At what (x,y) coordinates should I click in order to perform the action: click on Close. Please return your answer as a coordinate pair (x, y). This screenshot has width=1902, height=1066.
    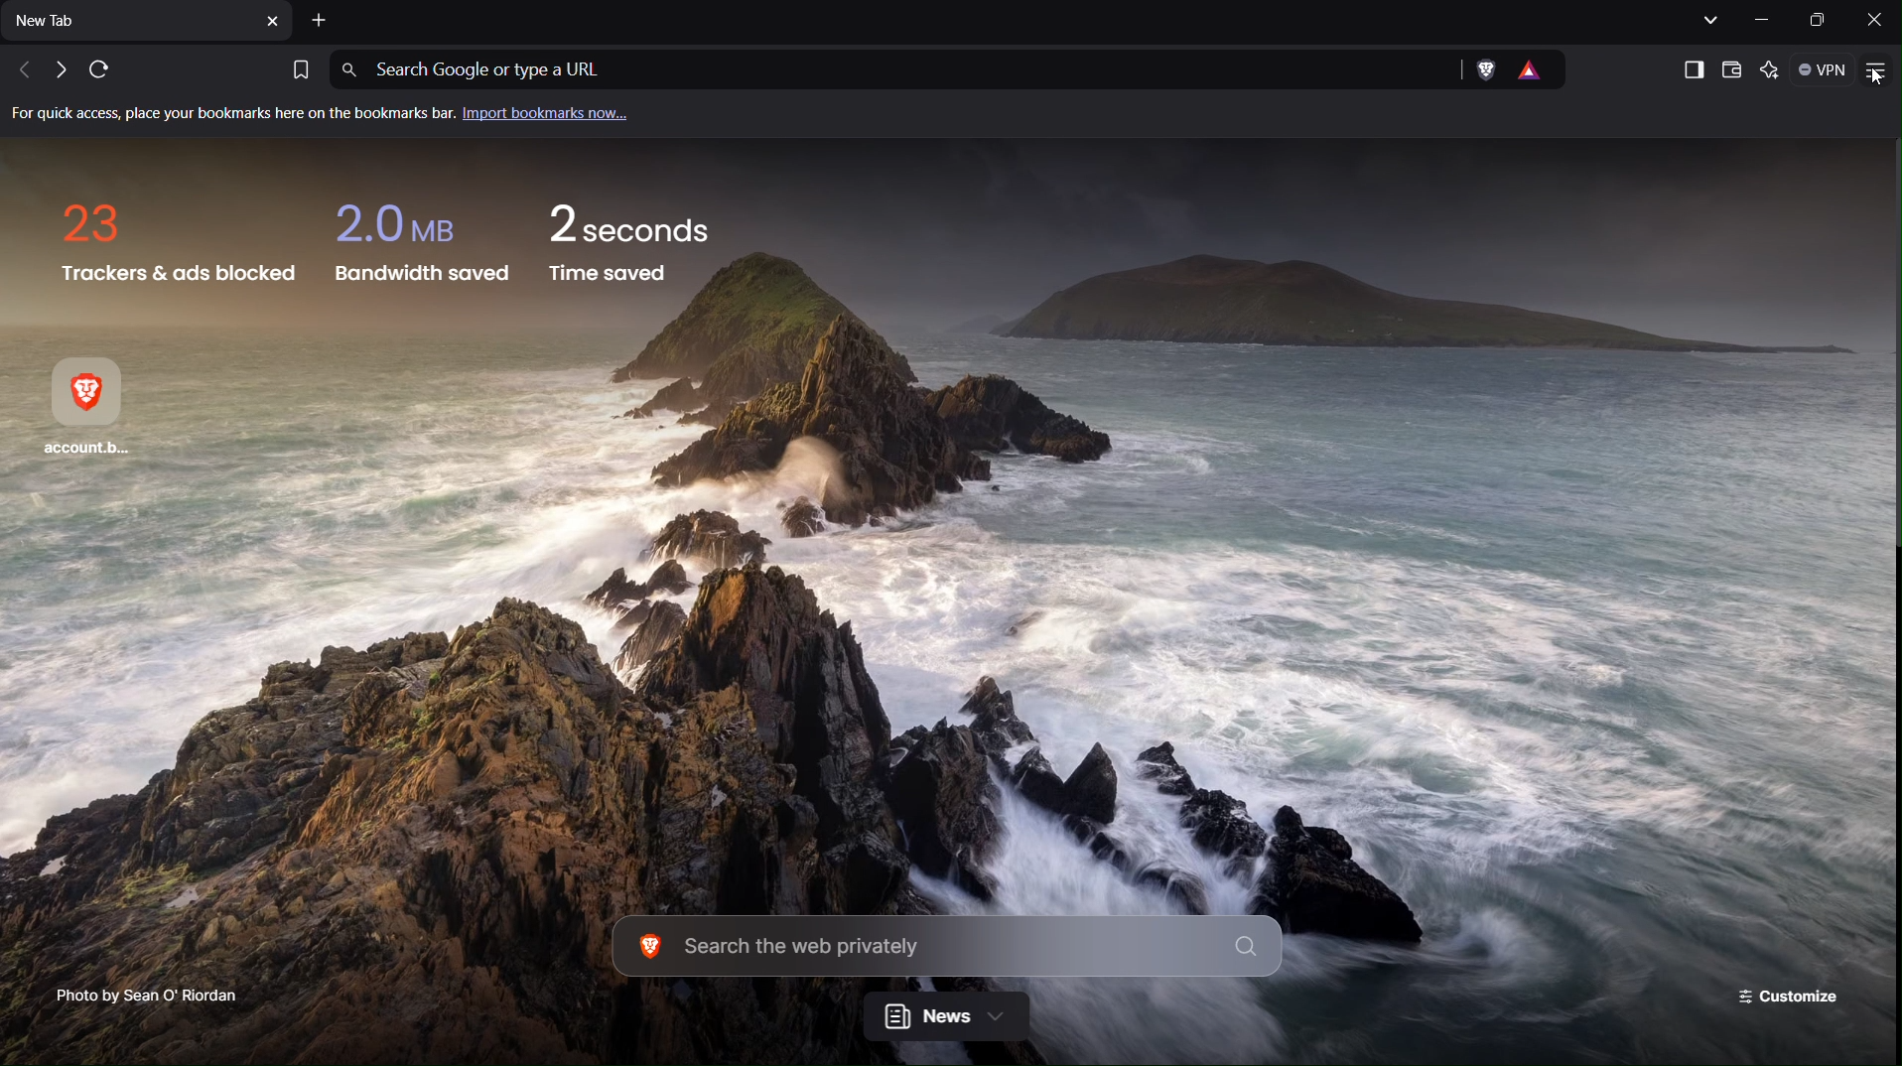
    Looking at the image, I should click on (1874, 20).